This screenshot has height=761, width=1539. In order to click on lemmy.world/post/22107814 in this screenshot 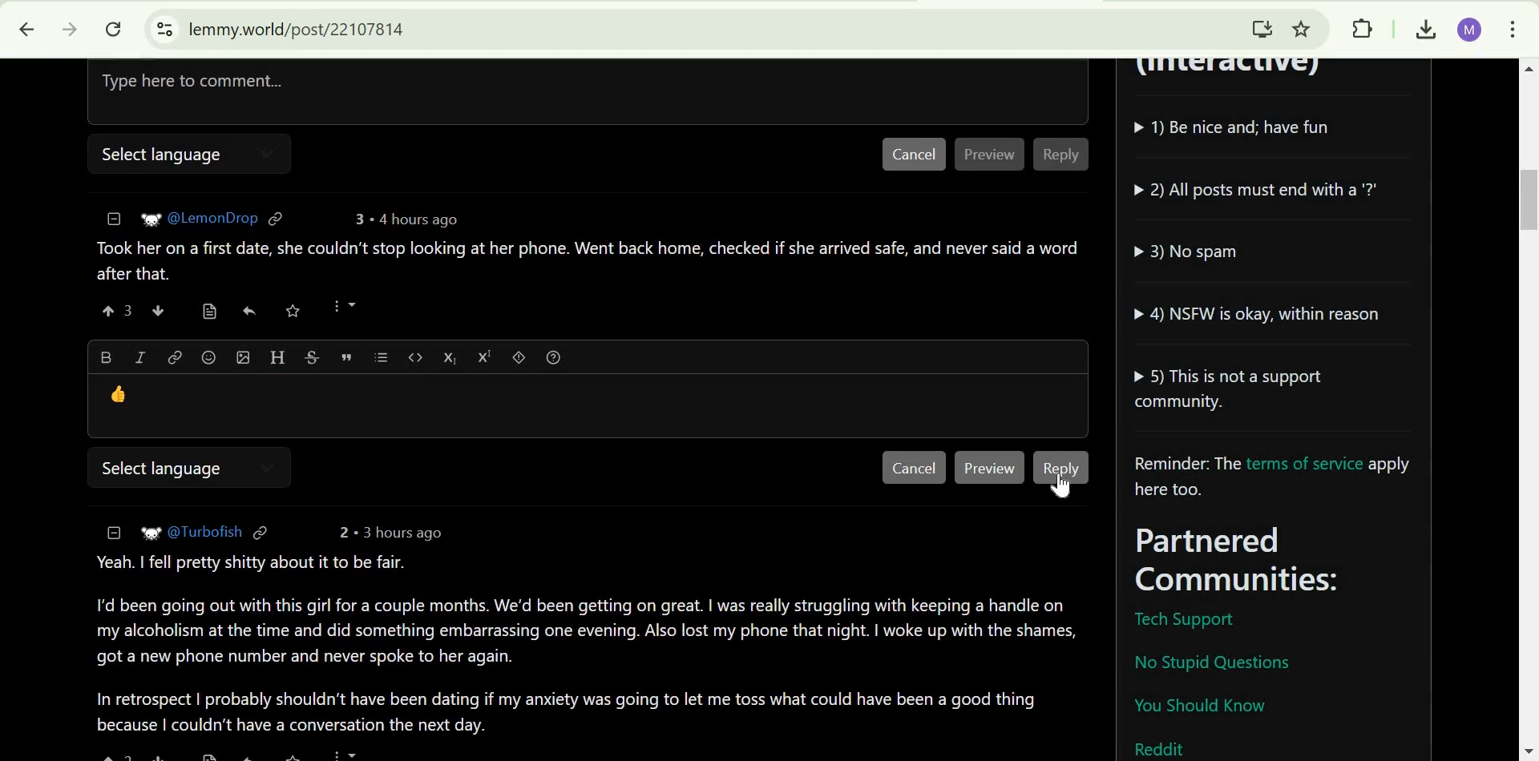, I will do `click(297, 28)`.